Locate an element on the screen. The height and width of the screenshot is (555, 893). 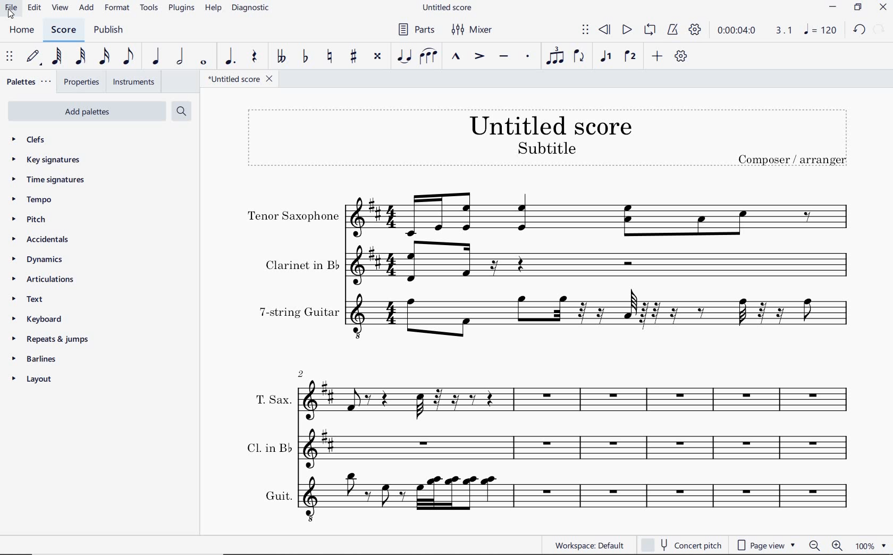
T. Sax is located at coordinates (547, 397).